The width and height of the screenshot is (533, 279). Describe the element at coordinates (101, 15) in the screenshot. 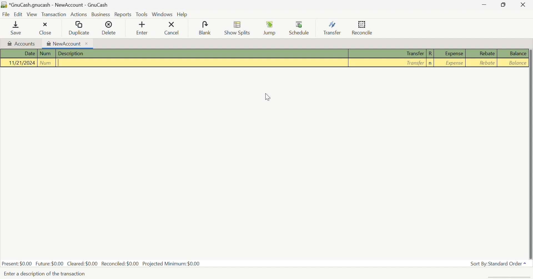

I see `Business` at that location.